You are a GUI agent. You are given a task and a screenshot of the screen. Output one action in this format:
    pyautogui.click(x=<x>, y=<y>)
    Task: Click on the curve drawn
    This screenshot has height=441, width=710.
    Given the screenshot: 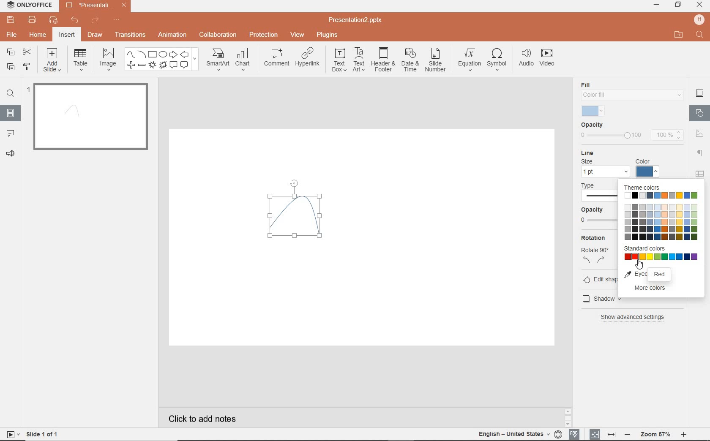 What is the action you would take?
    pyautogui.click(x=298, y=209)
    